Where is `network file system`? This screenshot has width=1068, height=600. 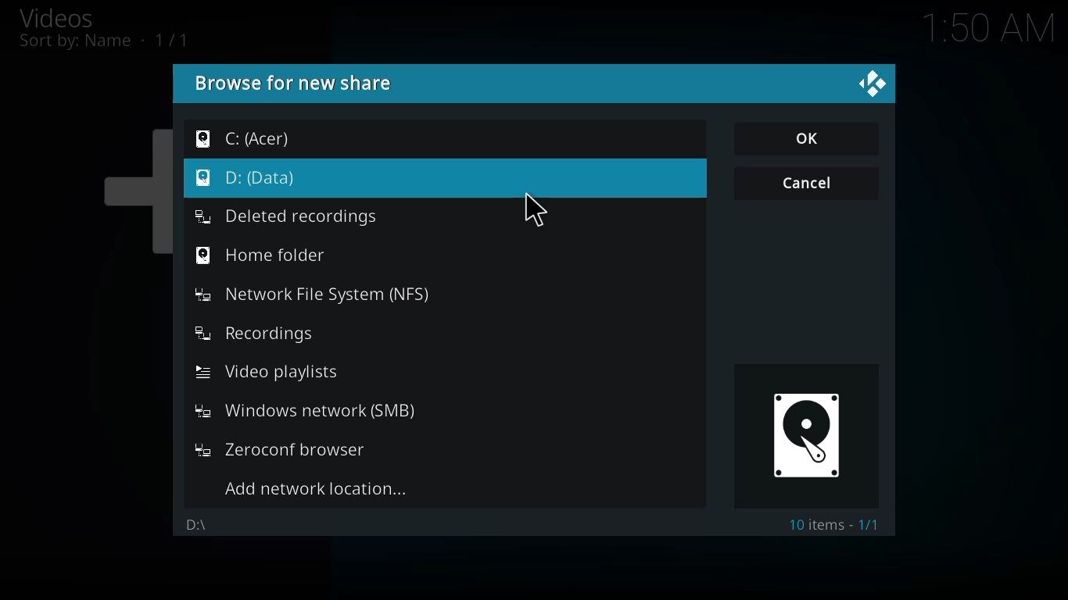 network file system is located at coordinates (316, 295).